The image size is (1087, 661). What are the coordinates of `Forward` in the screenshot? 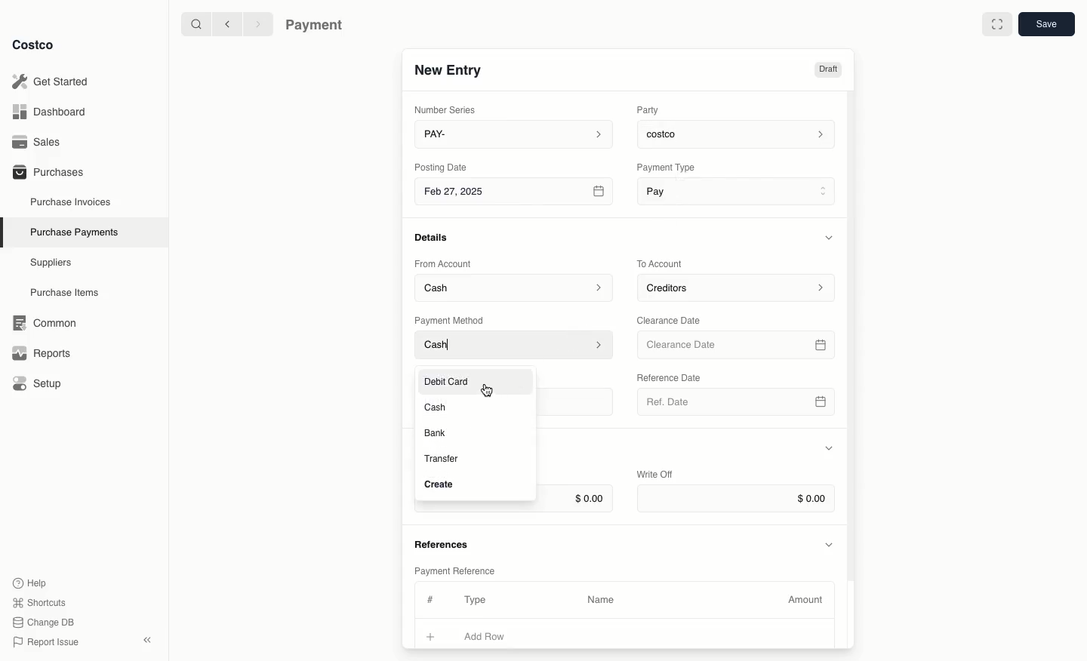 It's located at (257, 23).